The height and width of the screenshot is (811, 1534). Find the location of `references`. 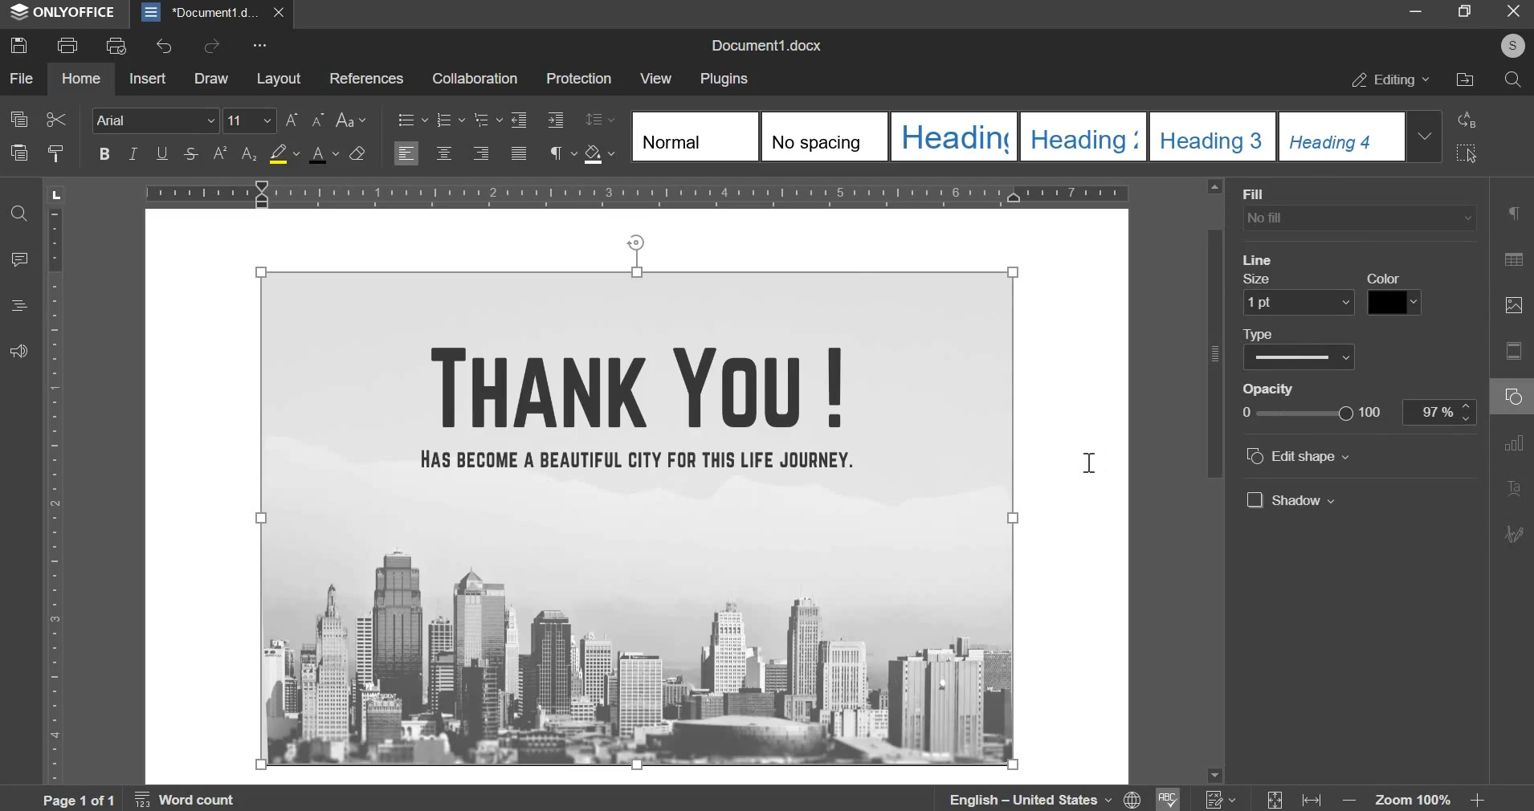

references is located at coordinates (365, 78).